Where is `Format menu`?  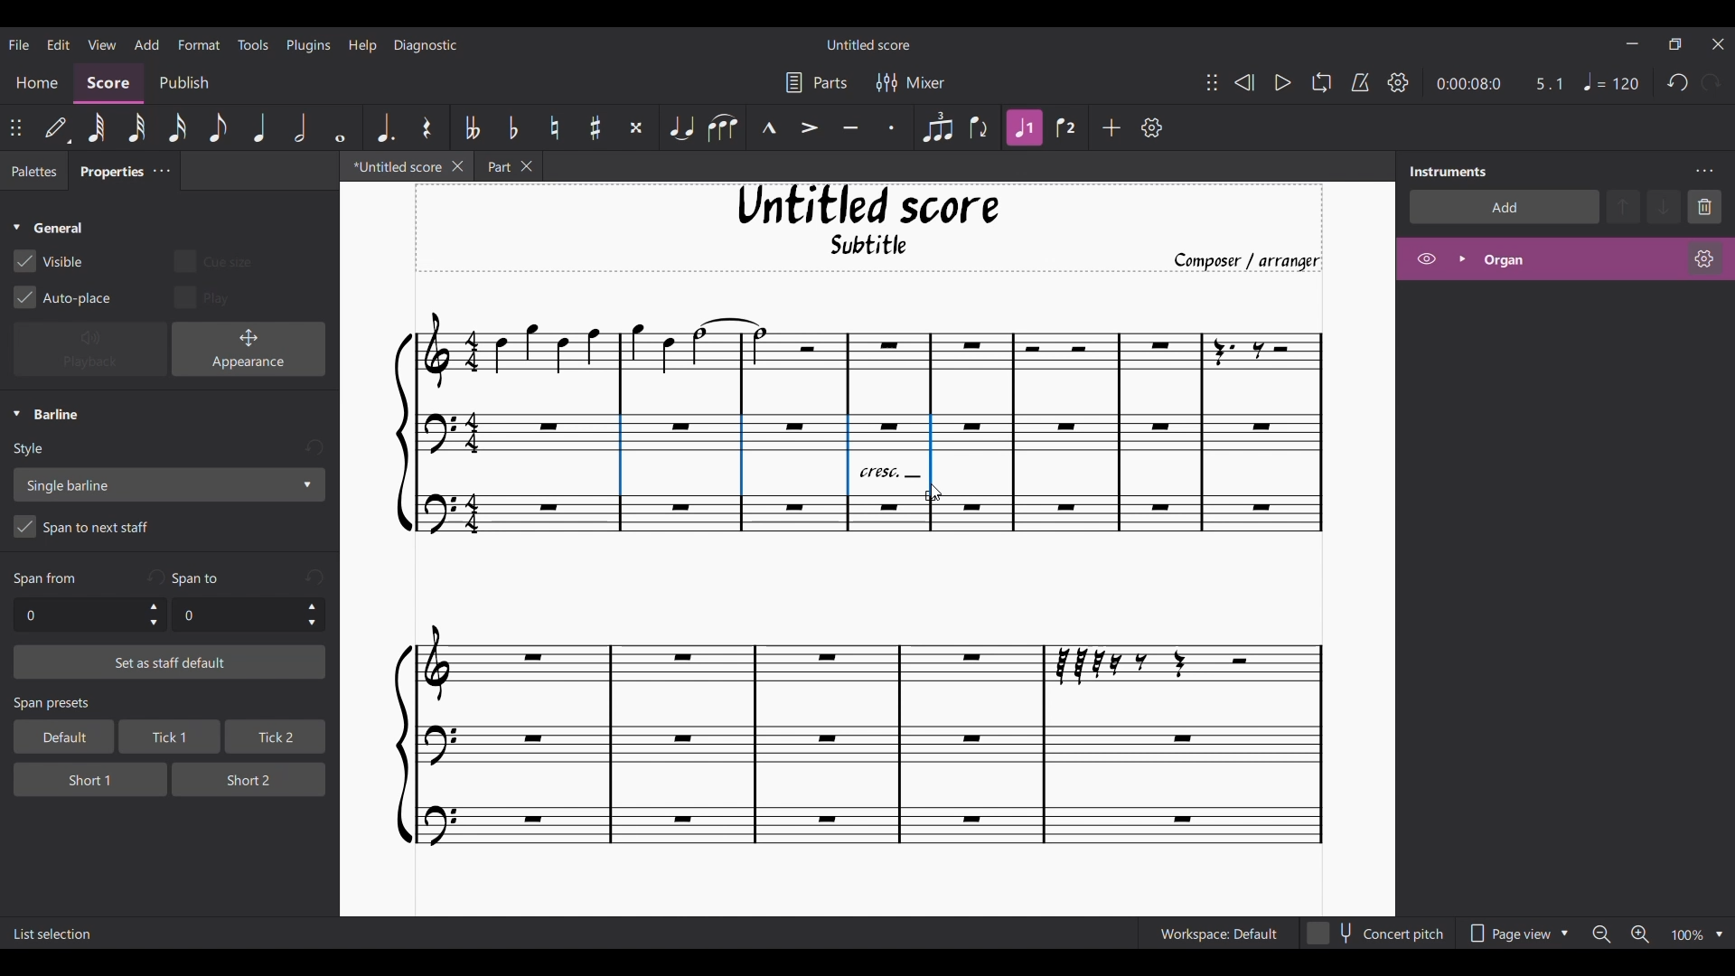 Format menu is located at coordinates (200, 43).